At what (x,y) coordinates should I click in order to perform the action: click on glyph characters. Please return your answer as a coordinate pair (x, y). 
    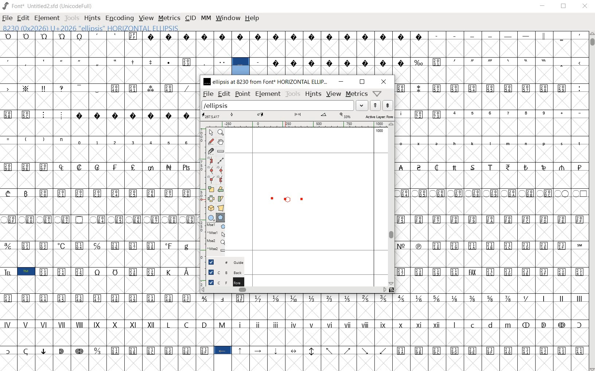
    Looking at the image, I should click on (491, 187).